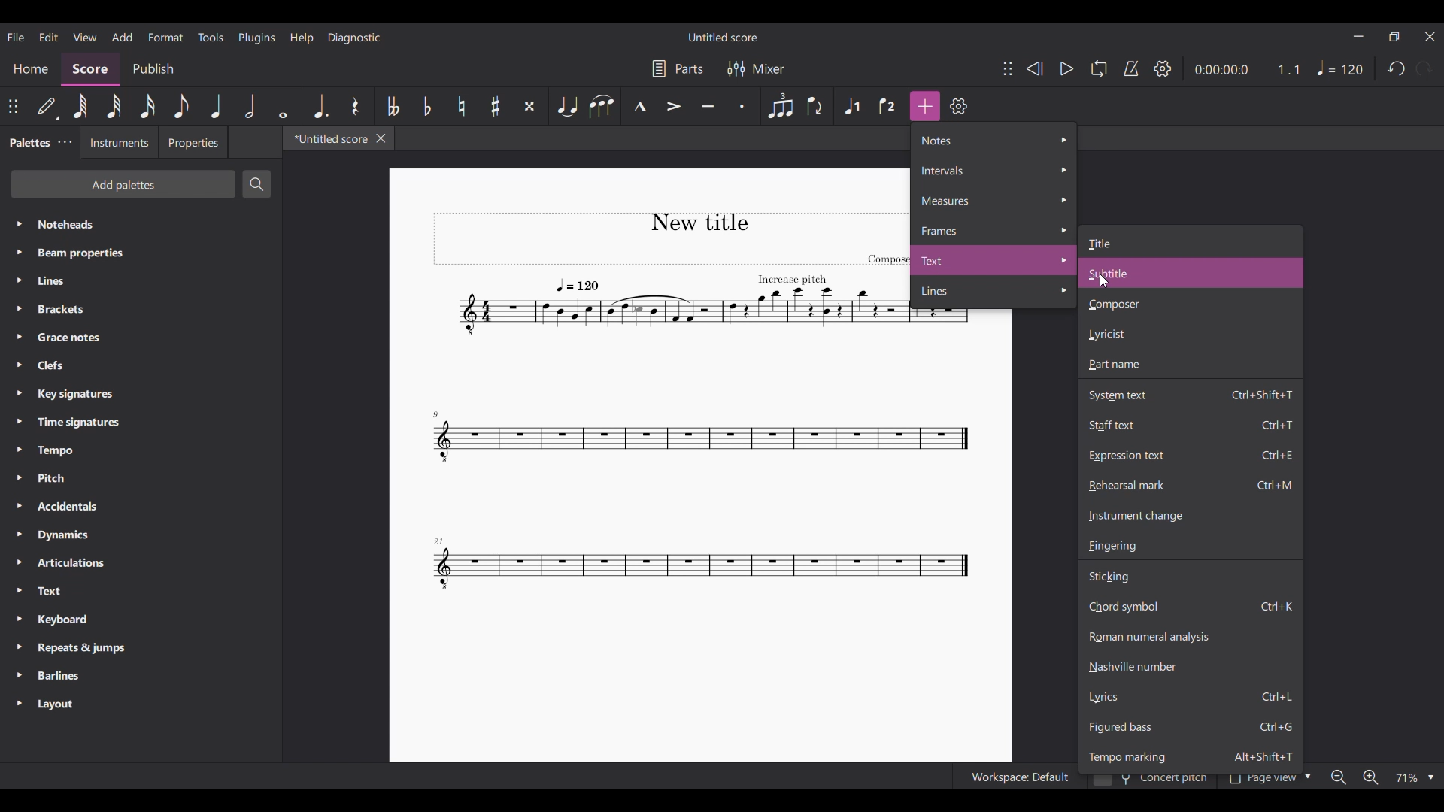 This screenshot has height=812, width=1444. I want to click on Marcato, so click(640, 107).